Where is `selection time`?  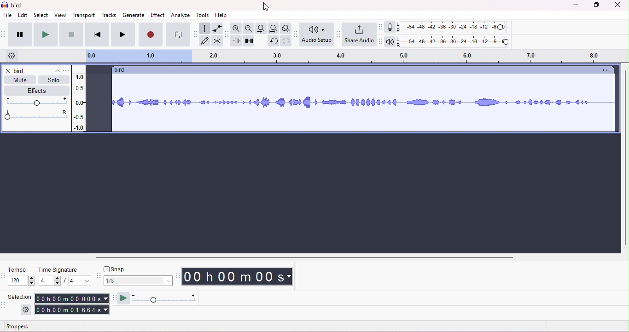 selection time is located at coordinates (71, 298).